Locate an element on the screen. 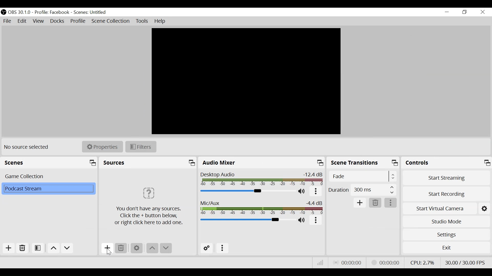 The width and height of the screenshot is (492, 276). Add is located at coordinates (8, 248).